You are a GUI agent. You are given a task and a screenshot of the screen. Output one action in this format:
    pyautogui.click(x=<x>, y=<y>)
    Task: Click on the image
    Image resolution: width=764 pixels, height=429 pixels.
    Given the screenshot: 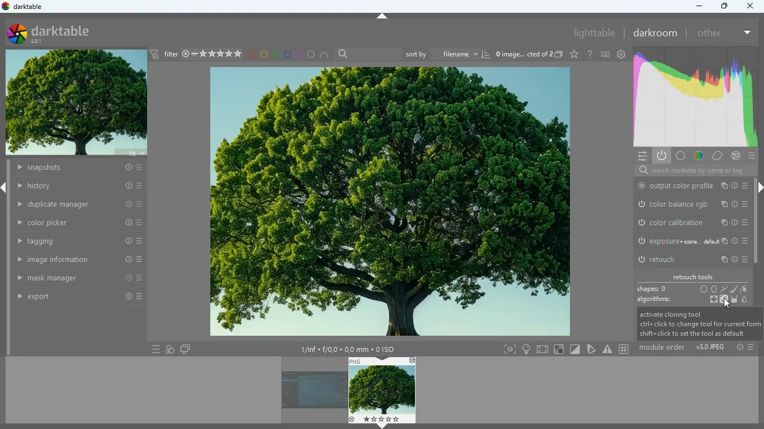 What is the action you would take?
    pyautogui.click(x=387, y=201)
    